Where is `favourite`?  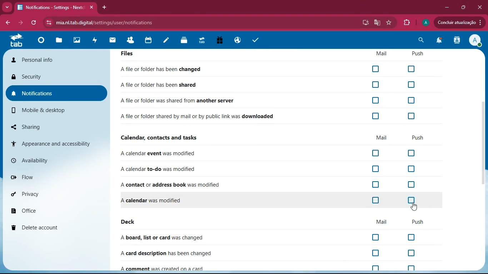
favourite is located at coordinates (390, 23).